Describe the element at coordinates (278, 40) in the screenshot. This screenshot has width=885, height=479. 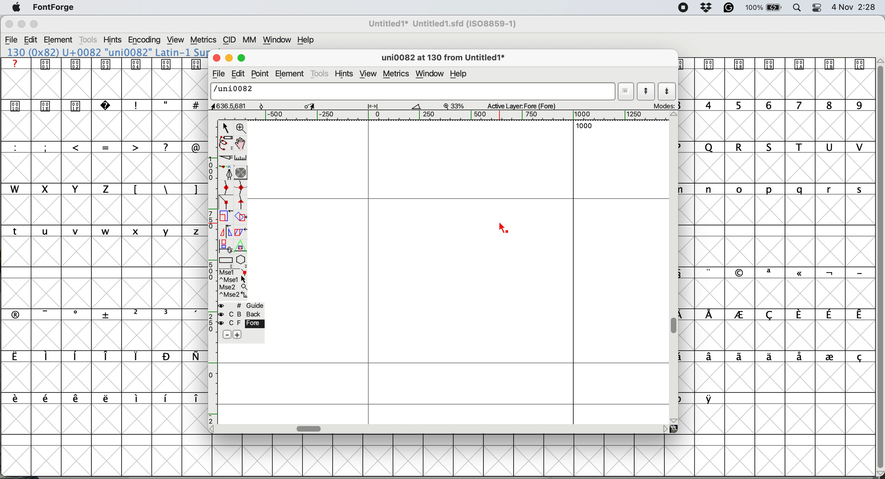
I see `window` at that location.